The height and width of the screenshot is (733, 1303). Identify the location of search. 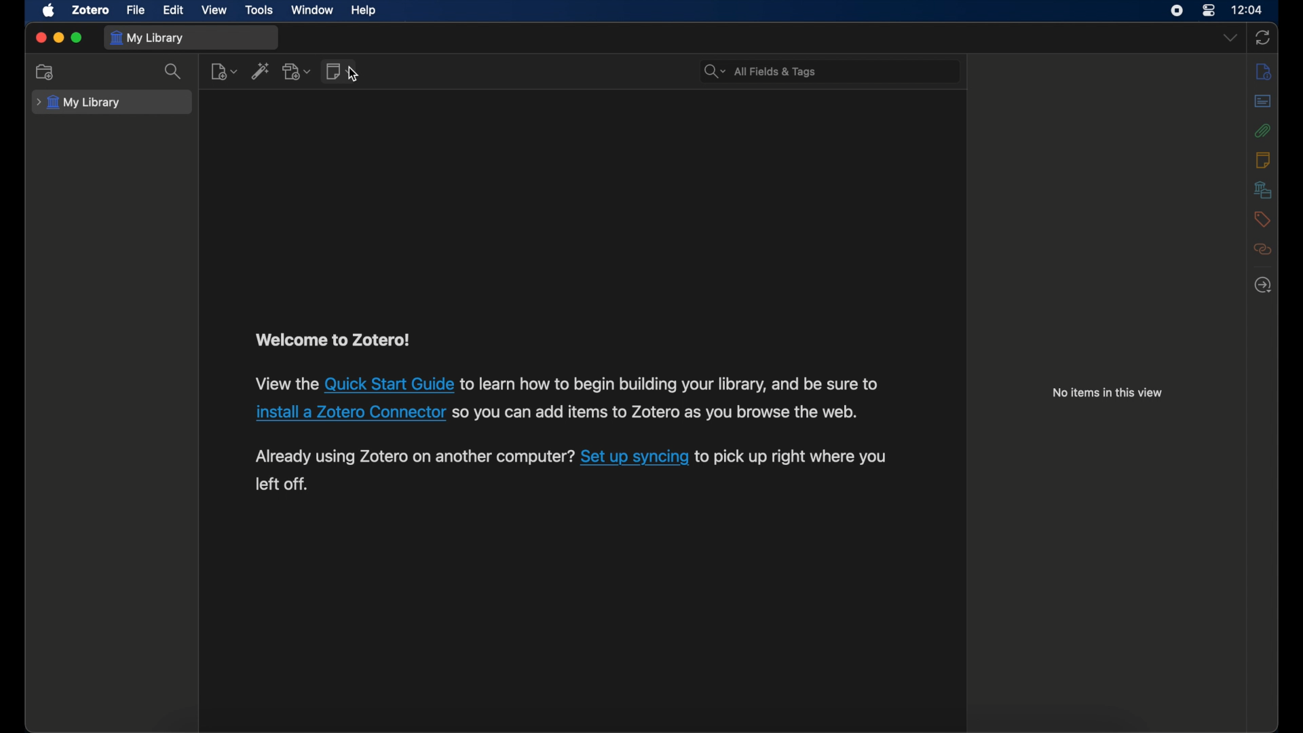
(174, 72).